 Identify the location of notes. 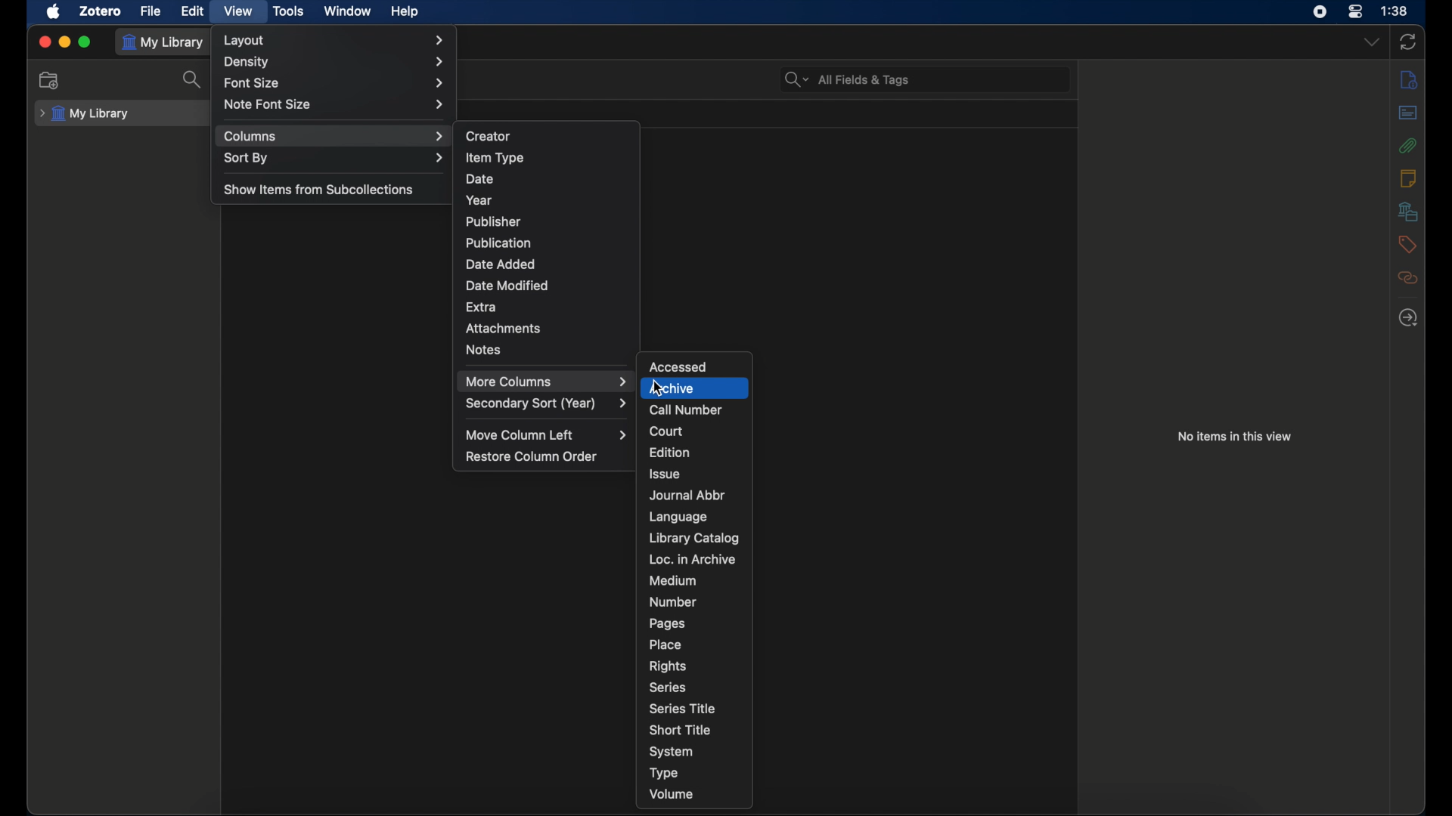
(484, 349).